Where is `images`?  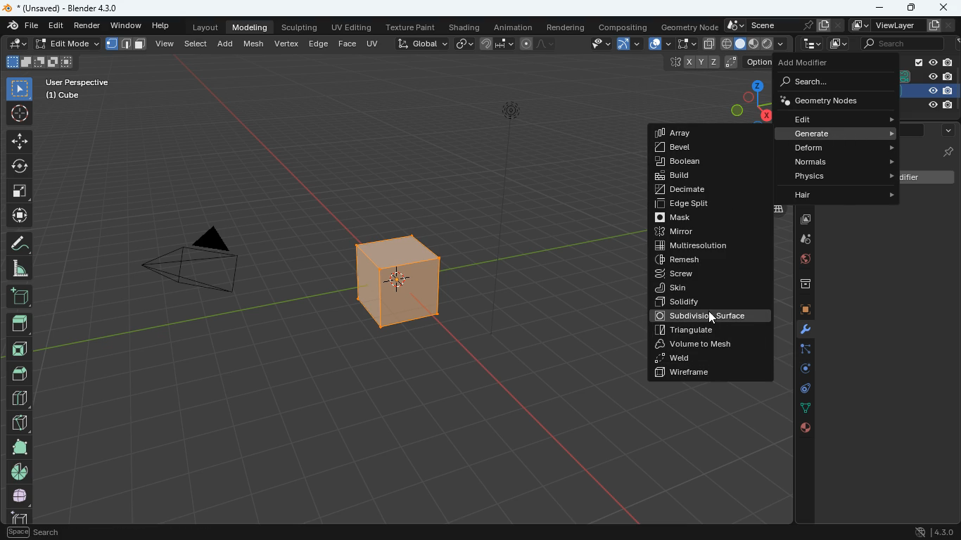
images is located at coordinates (838, 43).